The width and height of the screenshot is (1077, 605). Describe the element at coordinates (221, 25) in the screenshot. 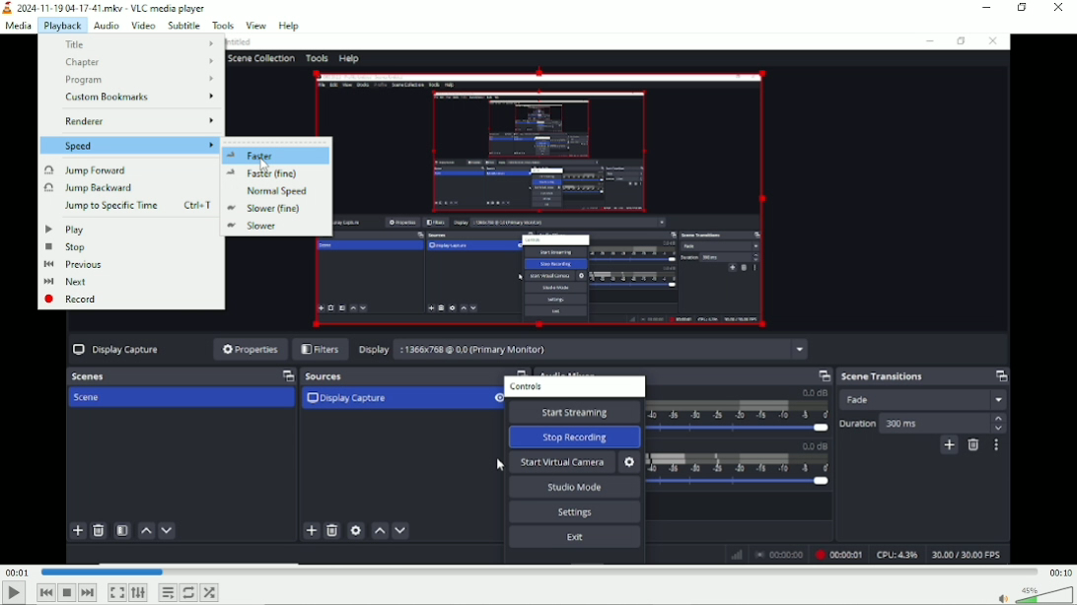

I see `tools` at that location.